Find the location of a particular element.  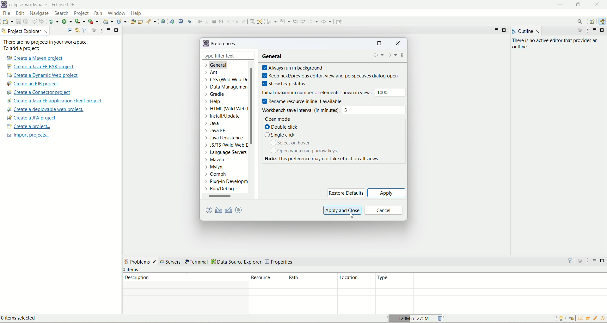

previous edit location is located at coordinates (295, 21).